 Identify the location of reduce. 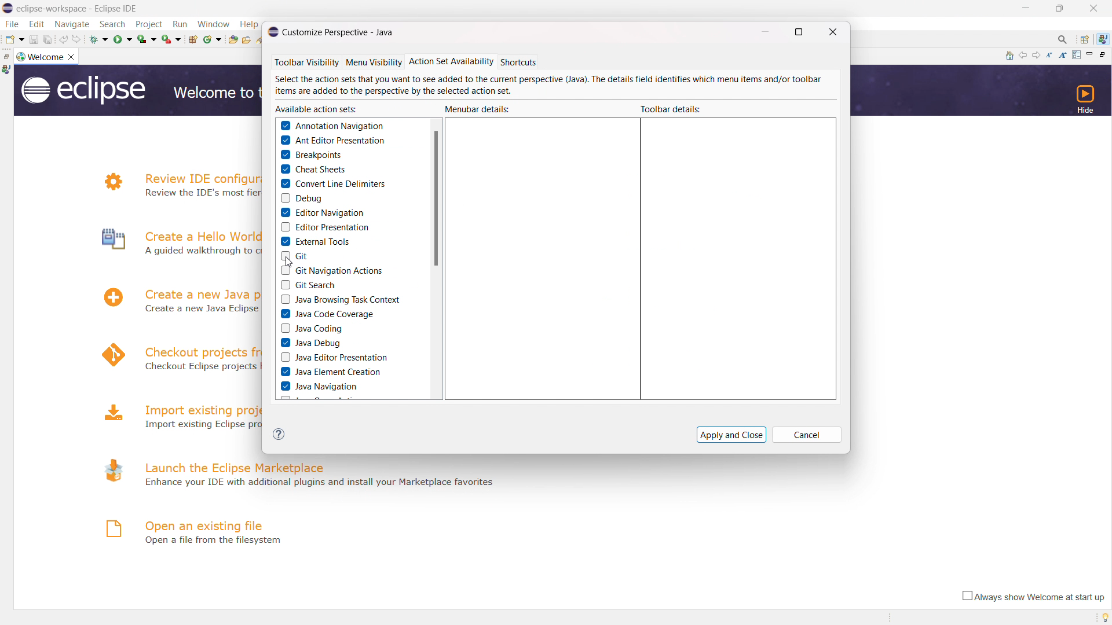
(1051, 55).